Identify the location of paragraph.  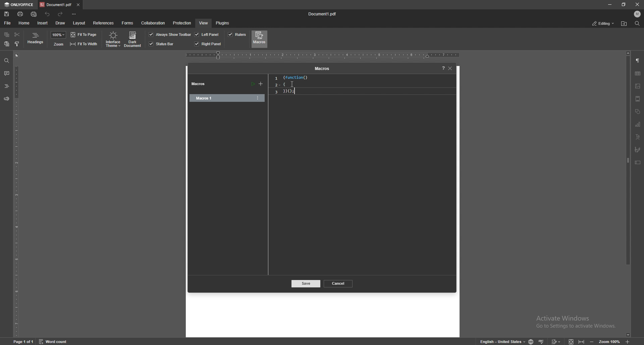
(638, 61).